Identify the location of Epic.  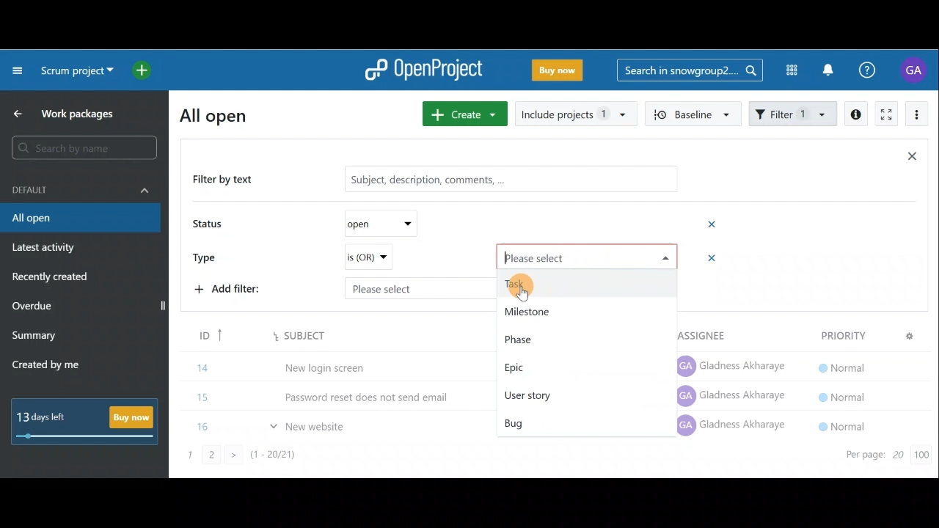
(578, 367).